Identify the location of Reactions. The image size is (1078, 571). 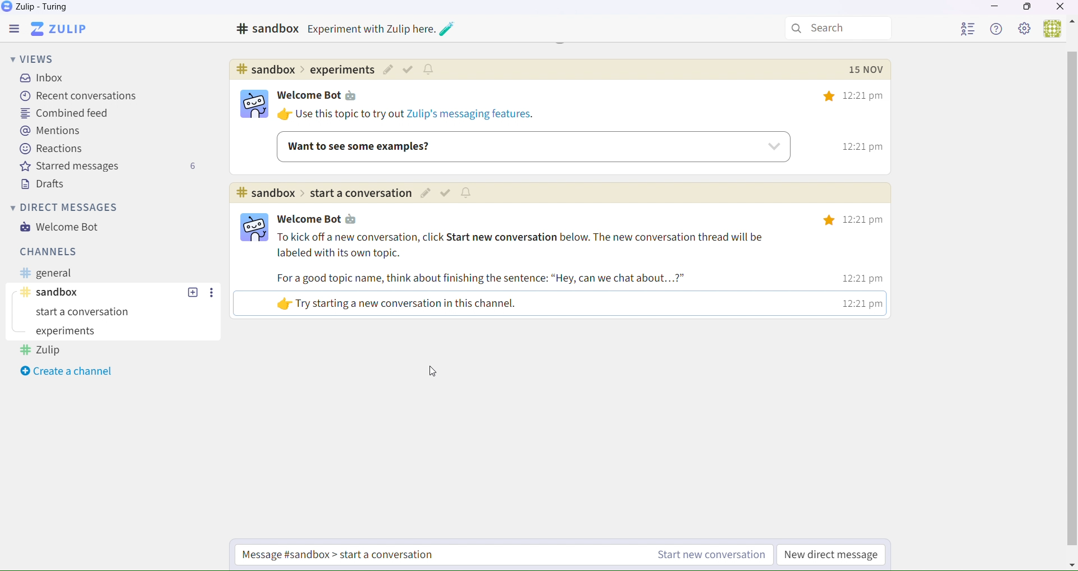
(52, 150).